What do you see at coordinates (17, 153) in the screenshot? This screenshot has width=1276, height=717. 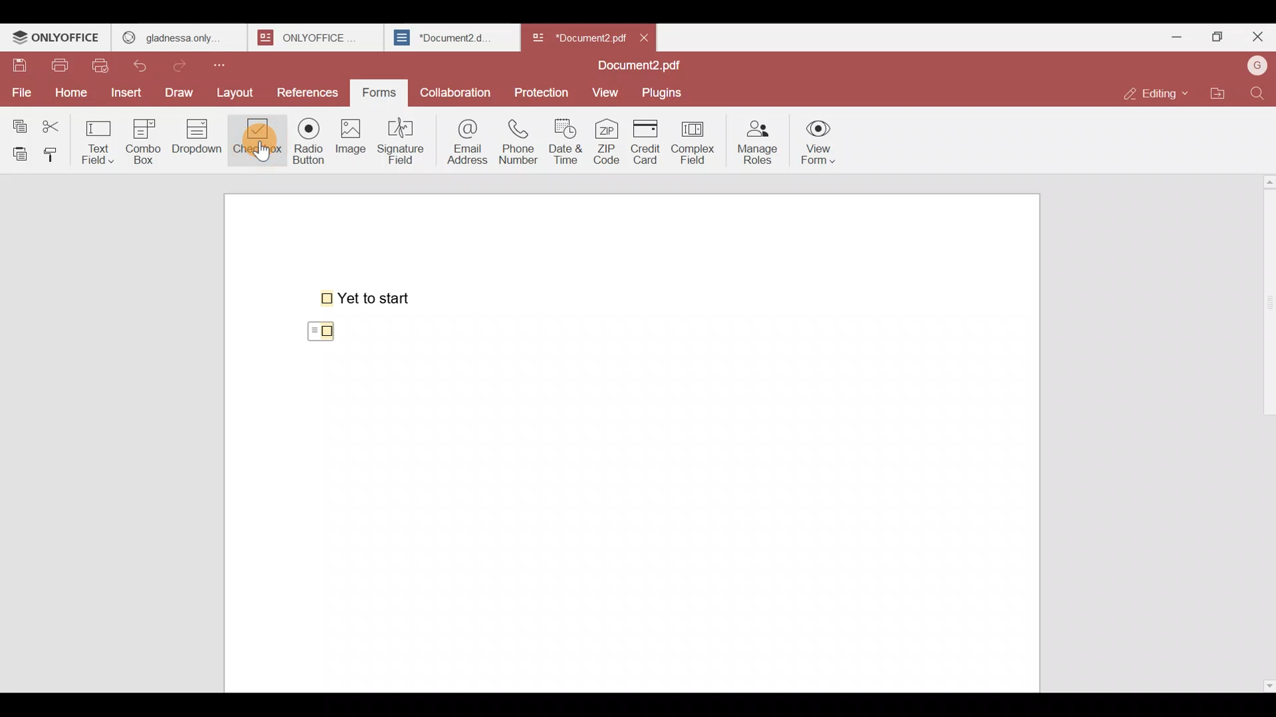 I see `Paste` at bounding box center [17, 153].